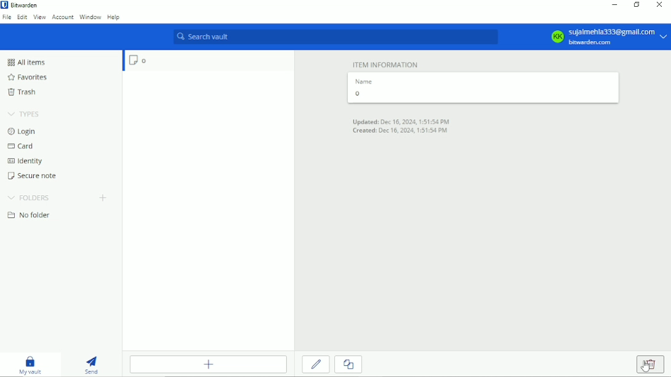  What do you see at coordinates (62, 18) in the screenshot?
I see `Account` at bounding box center [62, 18].